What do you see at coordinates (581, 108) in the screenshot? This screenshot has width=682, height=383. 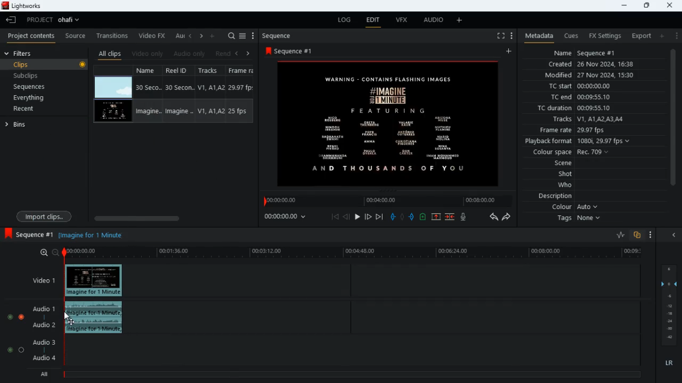 I see `tc duration` at bounding box center [581, 108].